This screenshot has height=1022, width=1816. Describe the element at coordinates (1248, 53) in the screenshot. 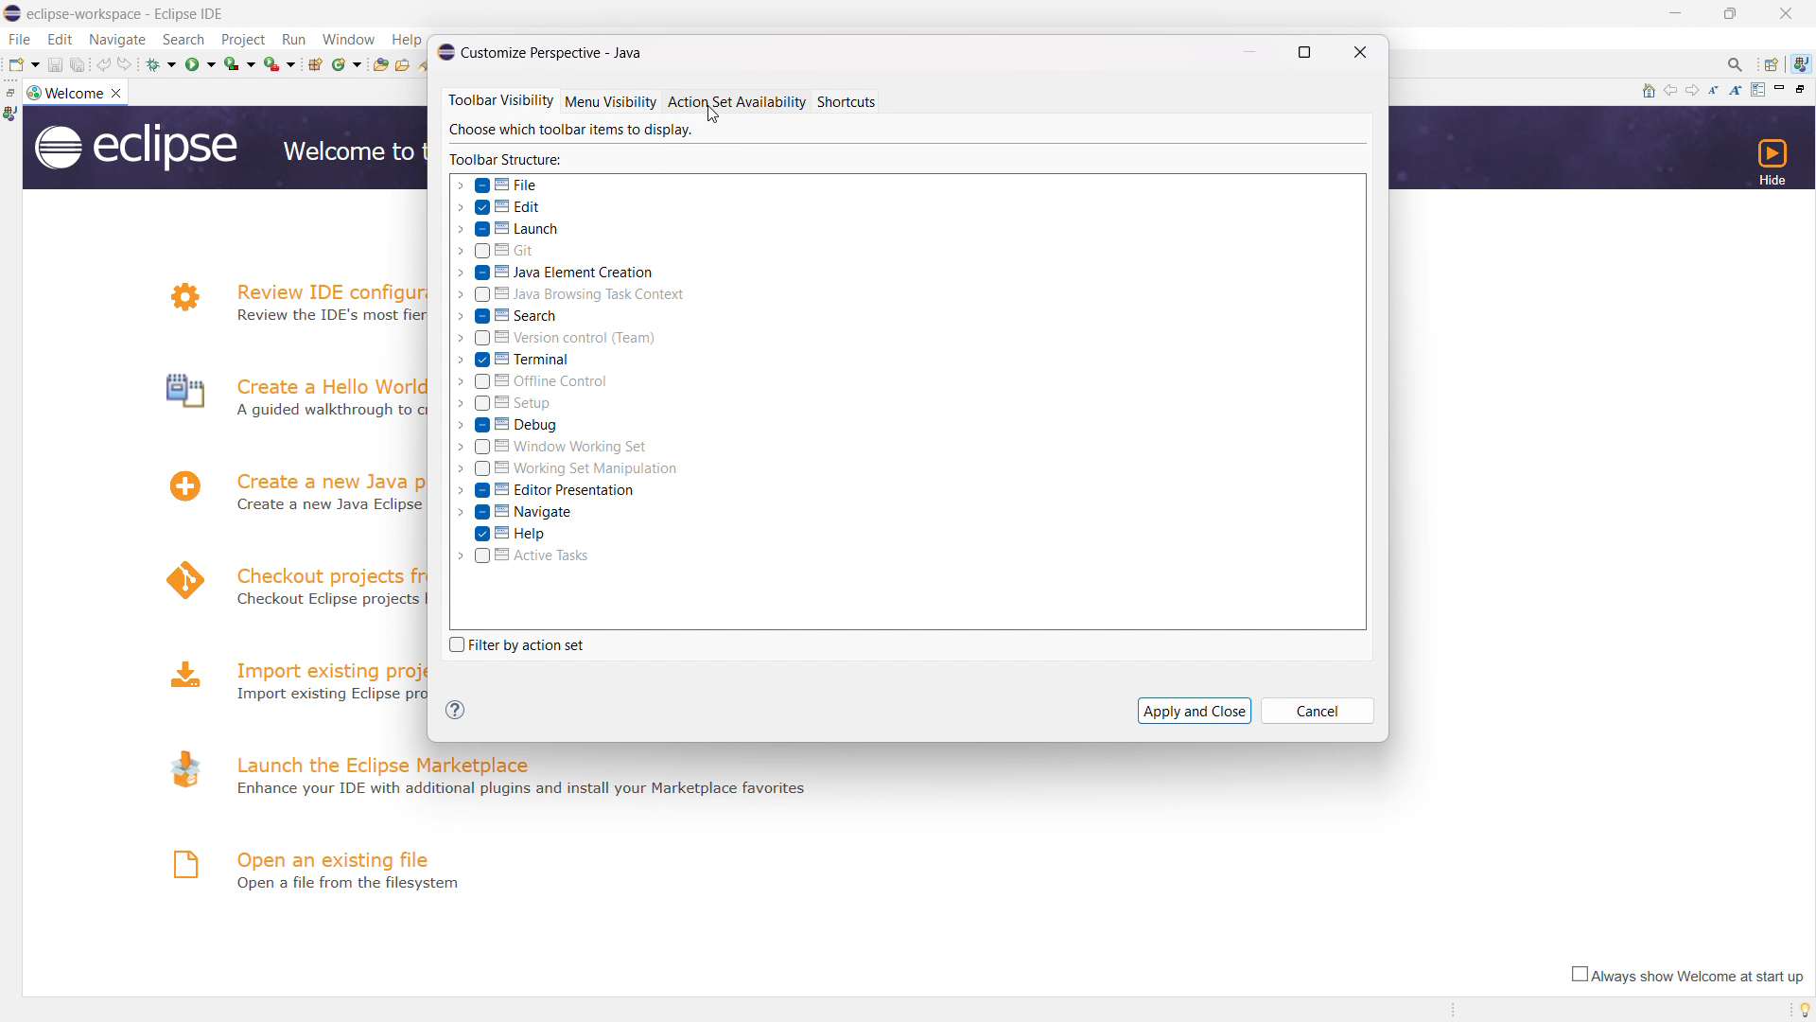

I see `minimize` at that location.